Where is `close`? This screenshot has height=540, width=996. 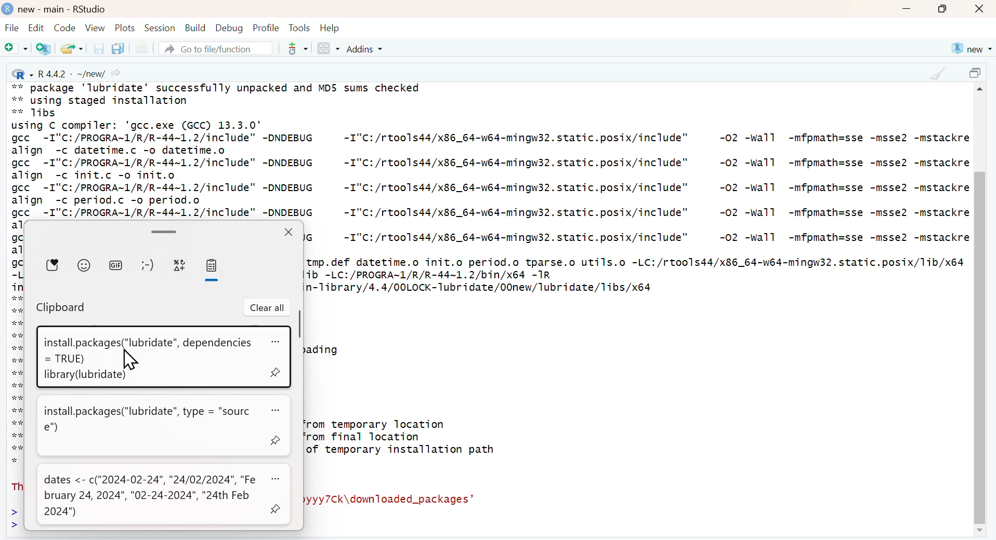 close is located at coordinates (288, 232).